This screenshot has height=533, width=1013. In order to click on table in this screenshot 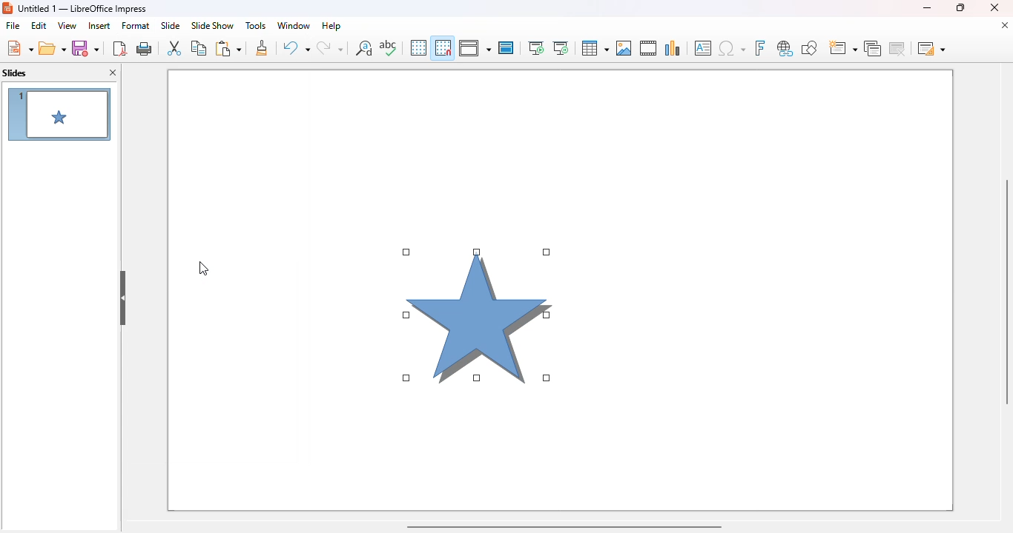, I will do `click(594, 48)`.